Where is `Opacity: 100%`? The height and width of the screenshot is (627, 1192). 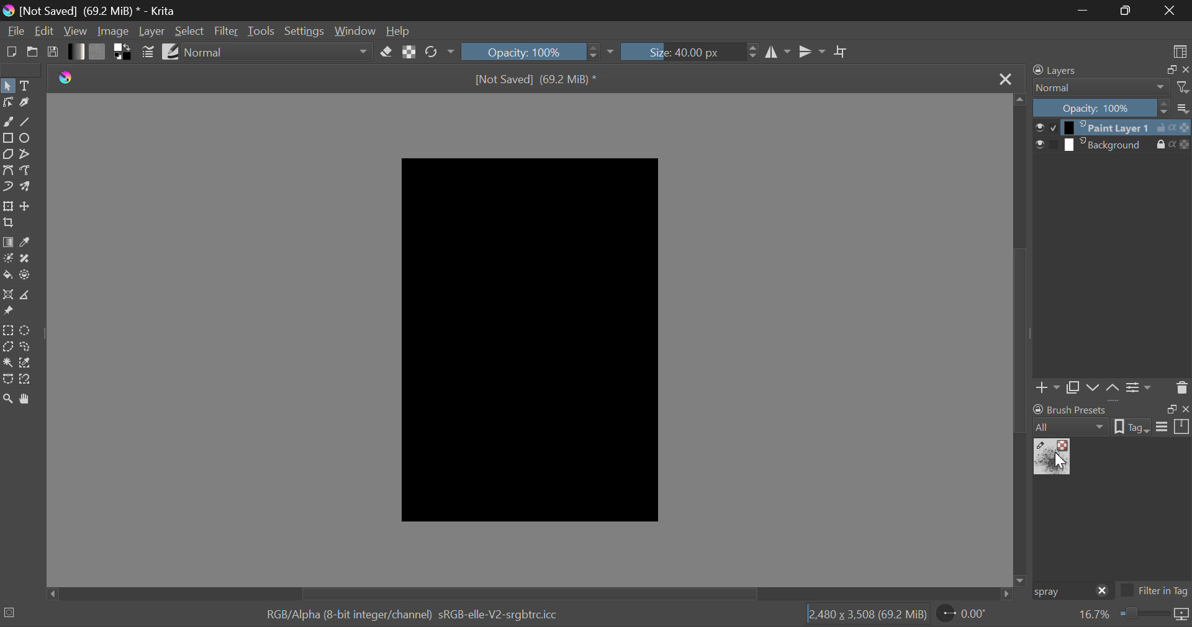 Opacity: 100% is located at coordinates (539, 51).